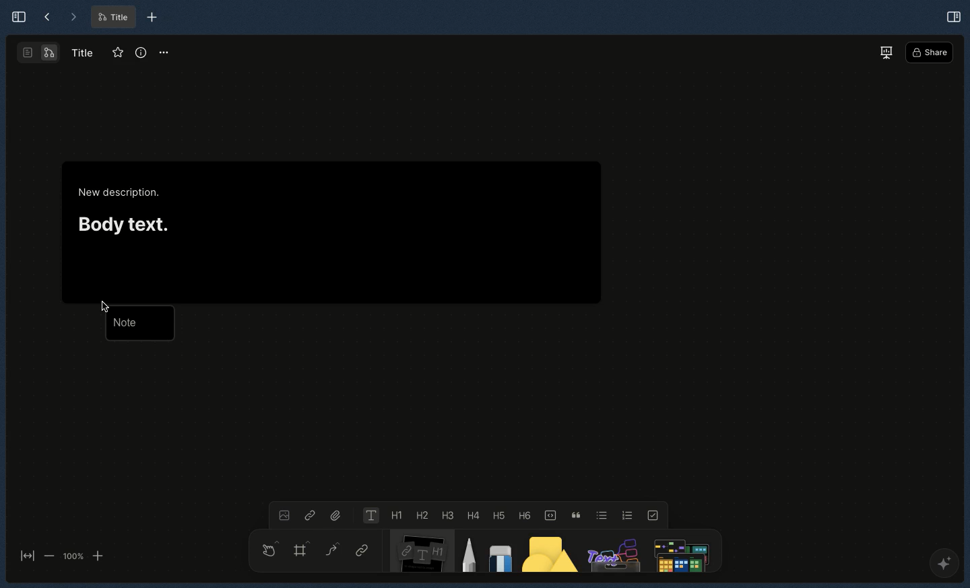  I want to click on zoom out, so click(48, 555).